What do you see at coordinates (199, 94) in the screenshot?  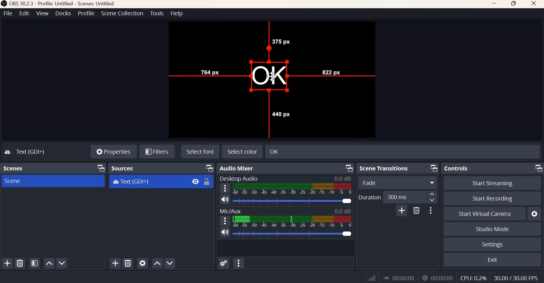 I see `816 px` at bounding box center [199, 94].